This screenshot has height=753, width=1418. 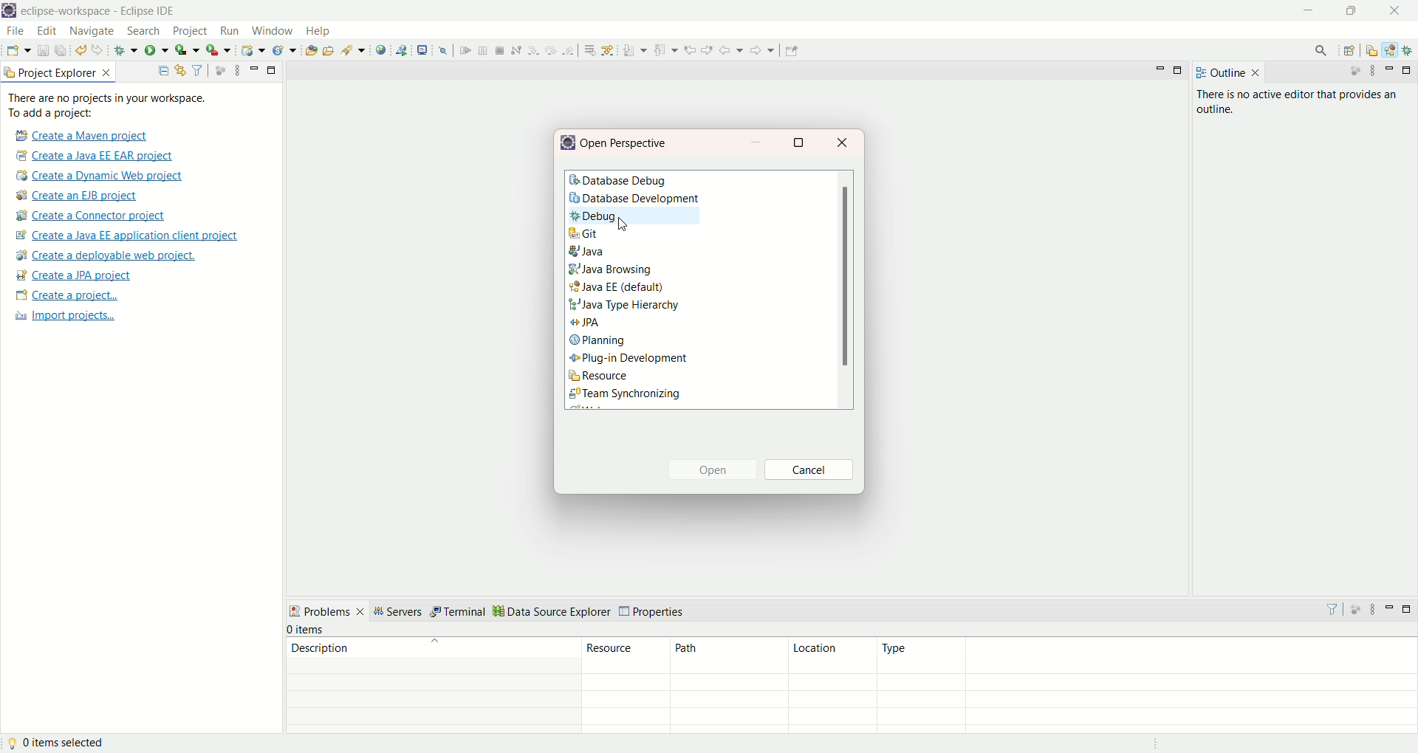 I want to click on create a deployable web project, so click(x=106, y=255).